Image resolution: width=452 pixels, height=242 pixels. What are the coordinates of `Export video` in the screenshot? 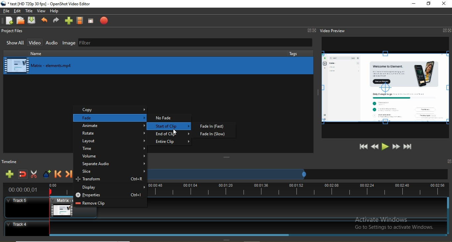 It's located at (103, 21).